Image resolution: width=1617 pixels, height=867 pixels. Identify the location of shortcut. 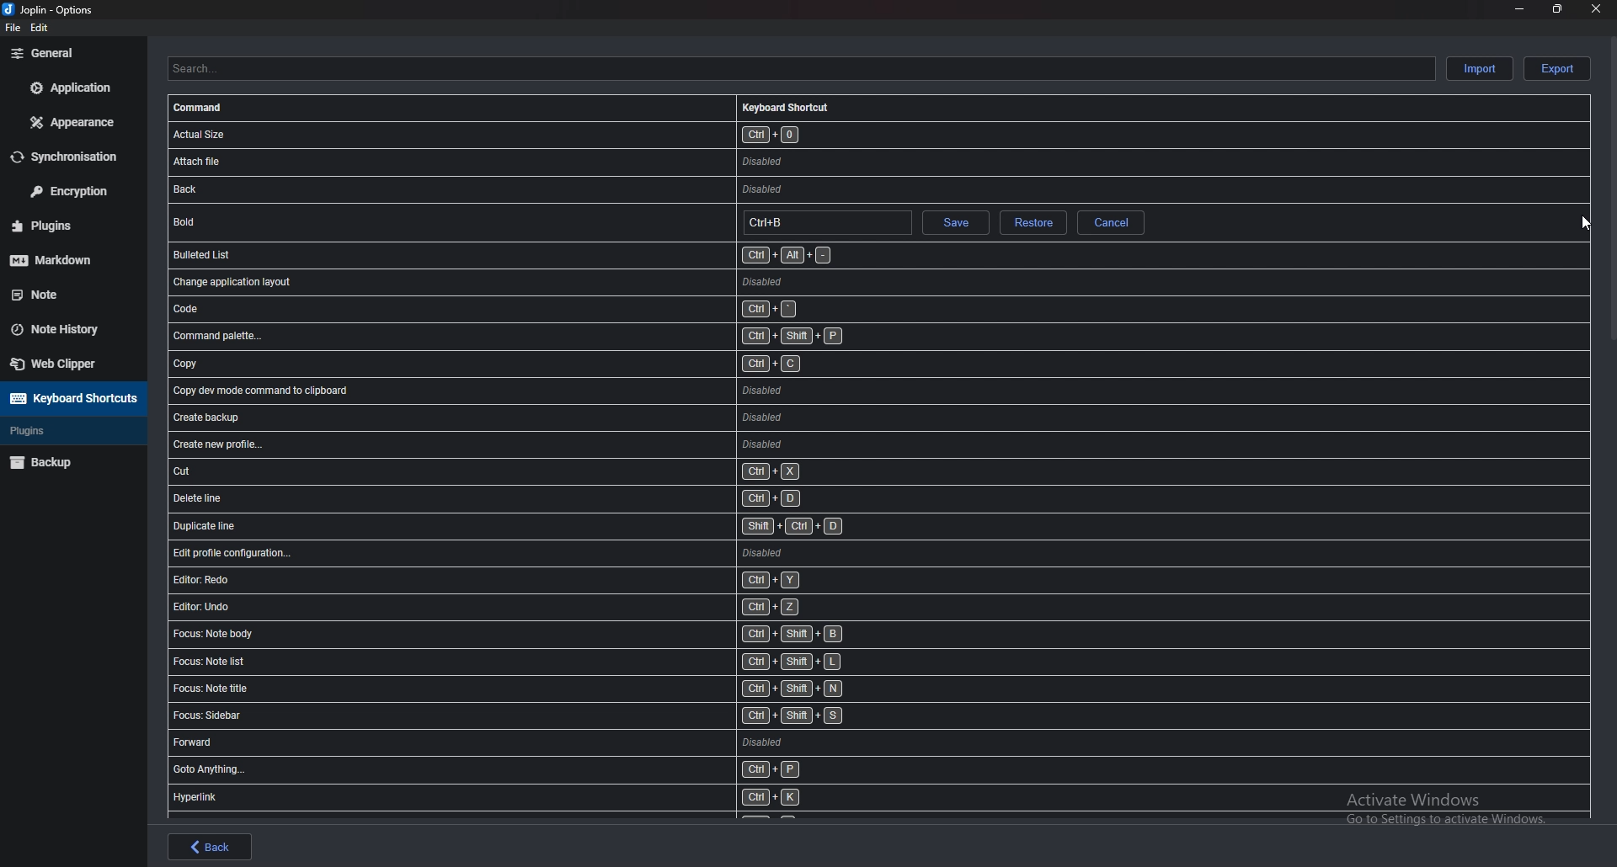
(559, 716).